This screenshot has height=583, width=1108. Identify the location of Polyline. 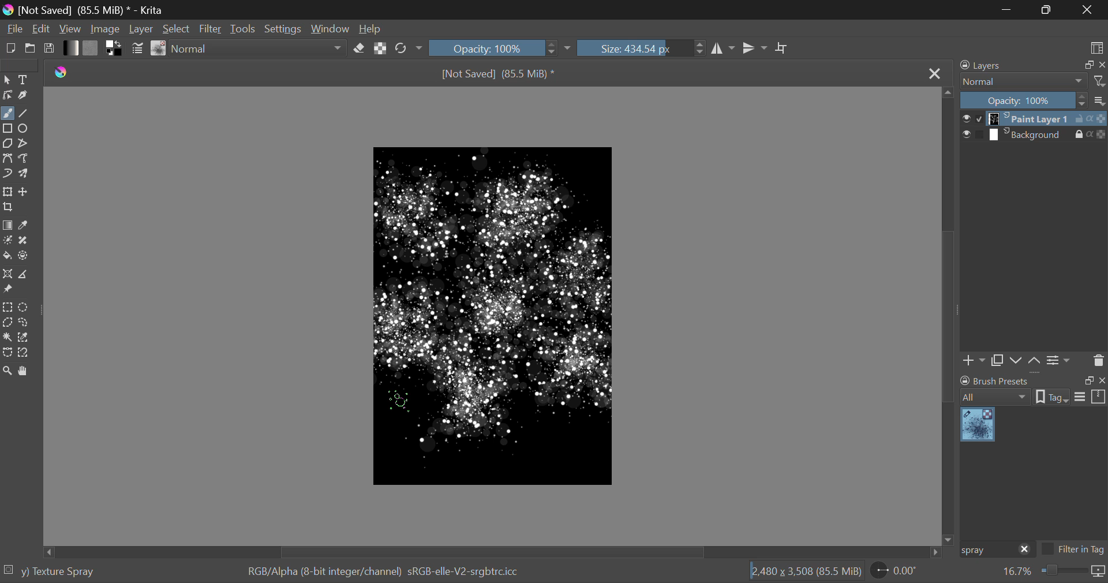
(24, 144).